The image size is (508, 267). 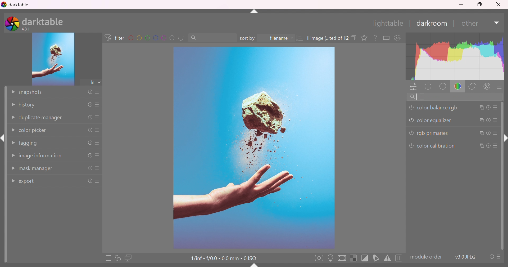 What do you see at coordinates (319, 257) in the screenshot?
I see `toggle focus-peaking mode` at bounding box center [319, 257].